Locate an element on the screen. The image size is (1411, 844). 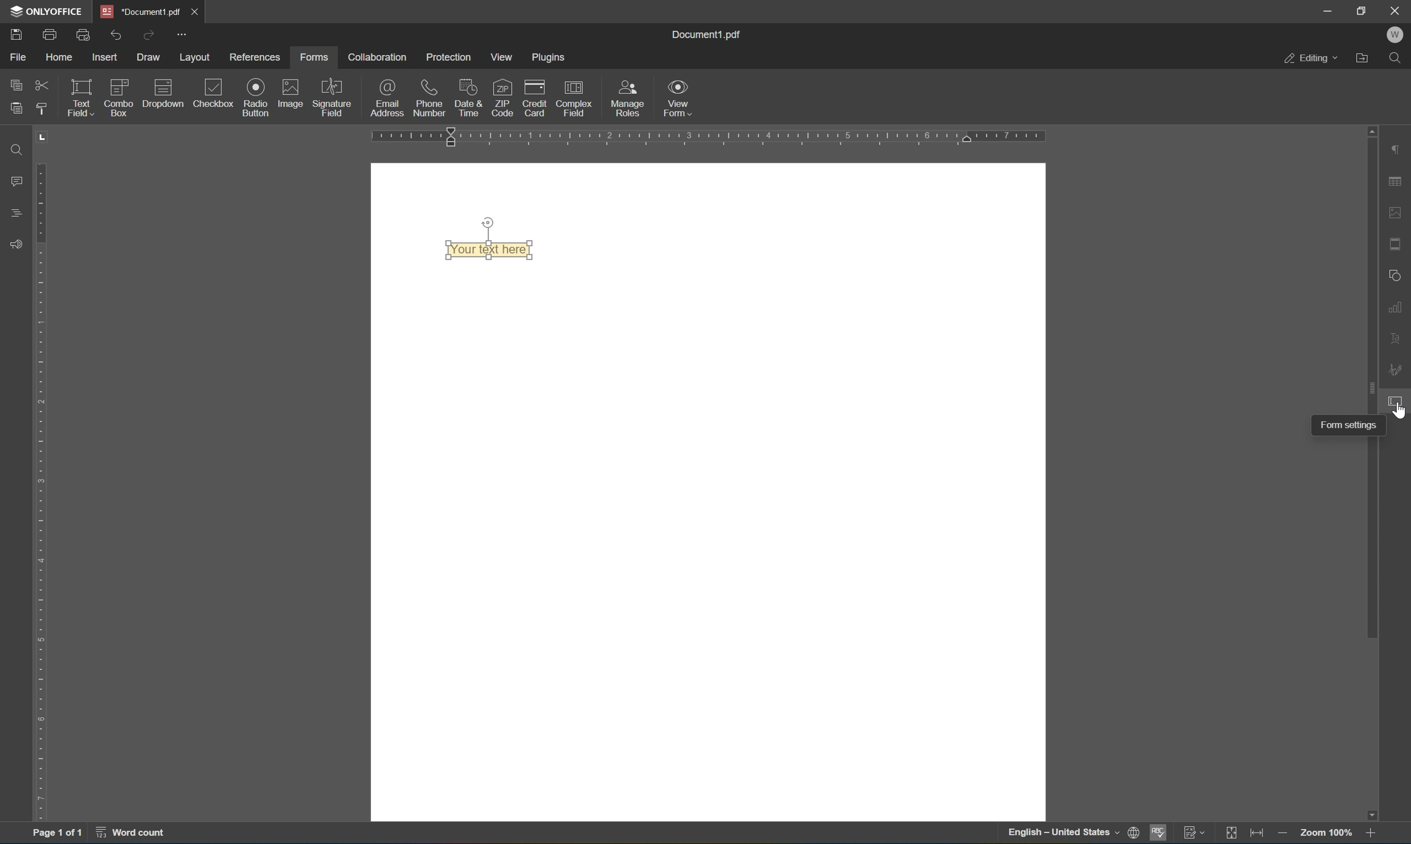
plugins is located at coordinates (547, 57).